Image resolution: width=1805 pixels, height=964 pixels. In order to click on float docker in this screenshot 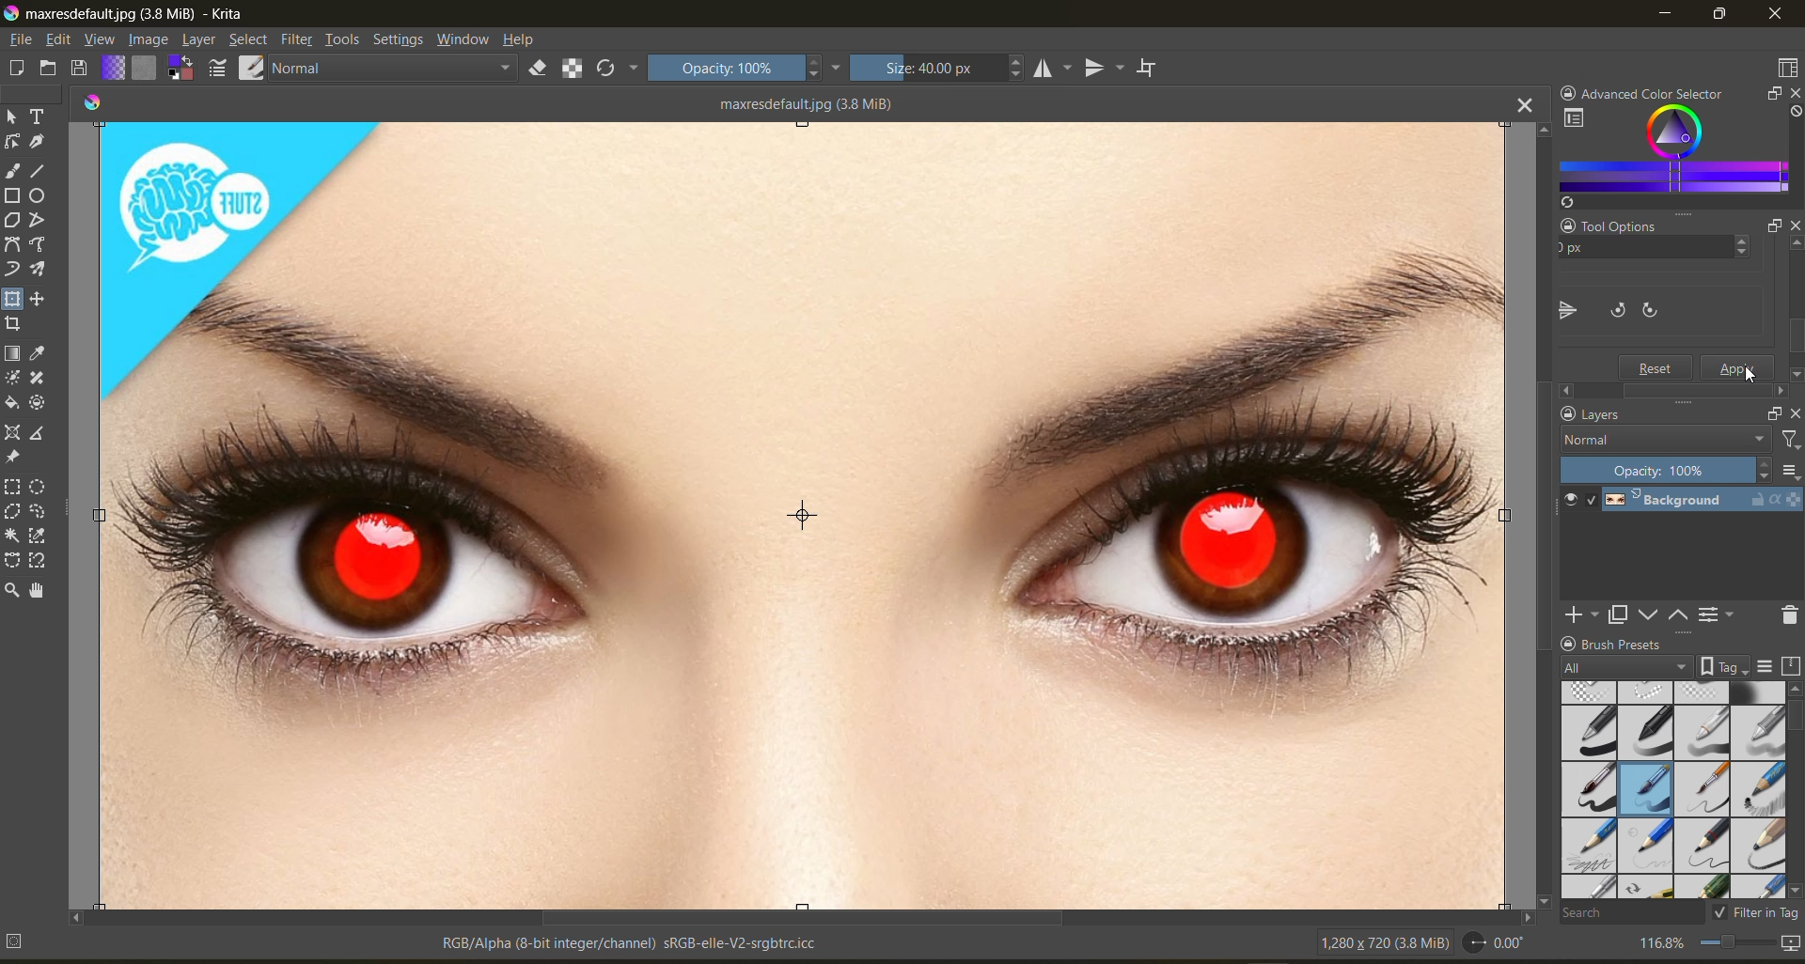, I will do `click(1772, 95)`.